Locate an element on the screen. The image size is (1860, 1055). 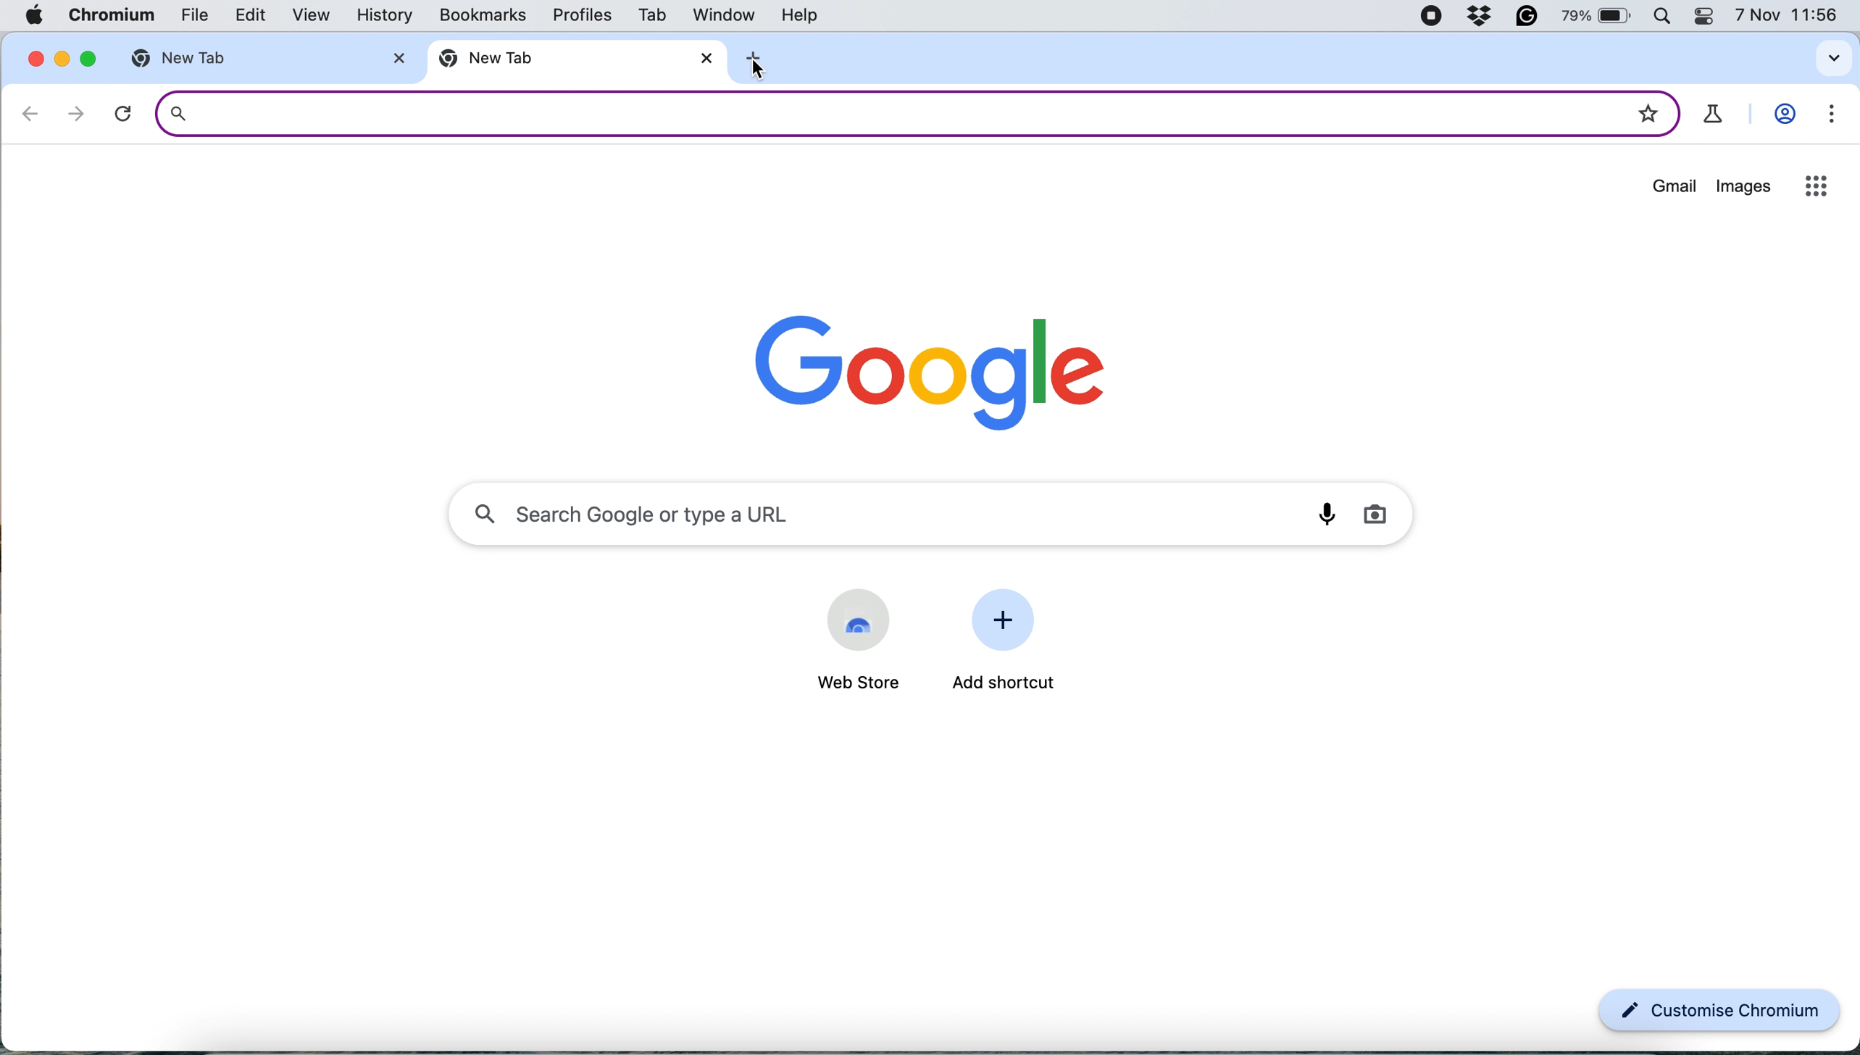
chrome web store is located at coordinates (859, 619).